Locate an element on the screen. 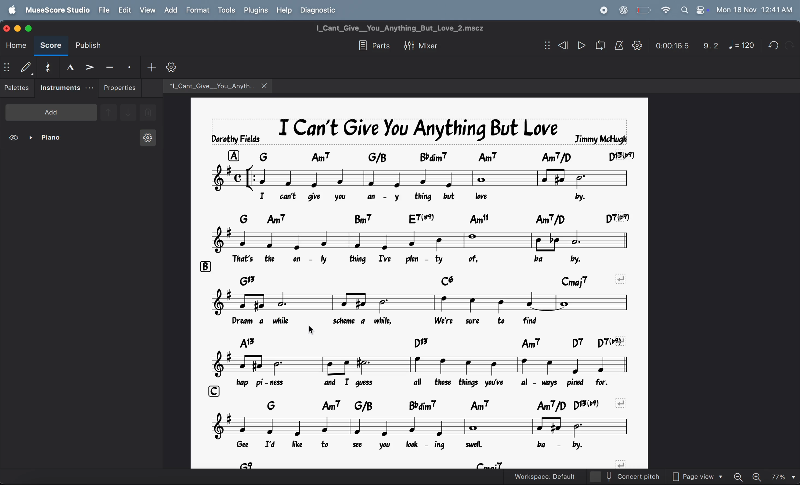 The image size is (800, 485). view is located at coordinates (148, 11).